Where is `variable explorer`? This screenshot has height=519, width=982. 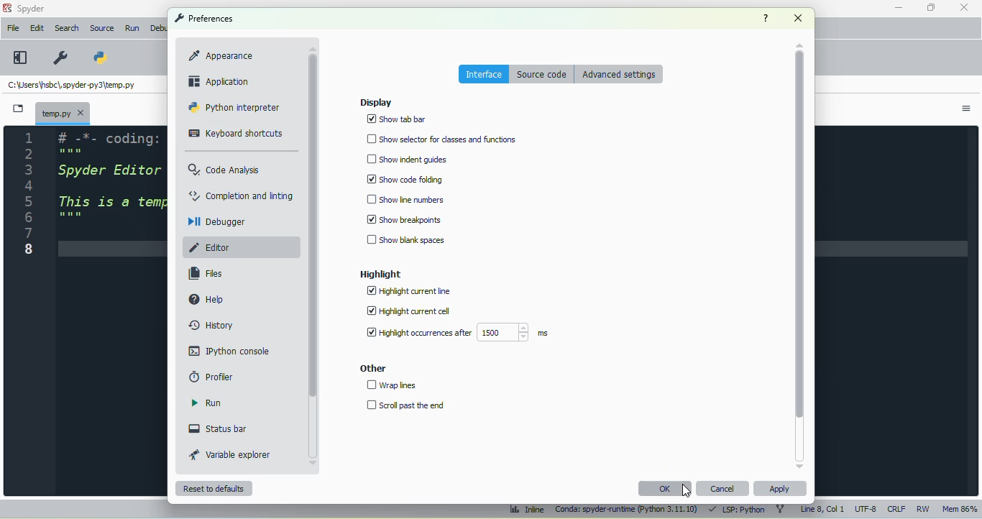
variable explorer is located at coordinates (231, 454).